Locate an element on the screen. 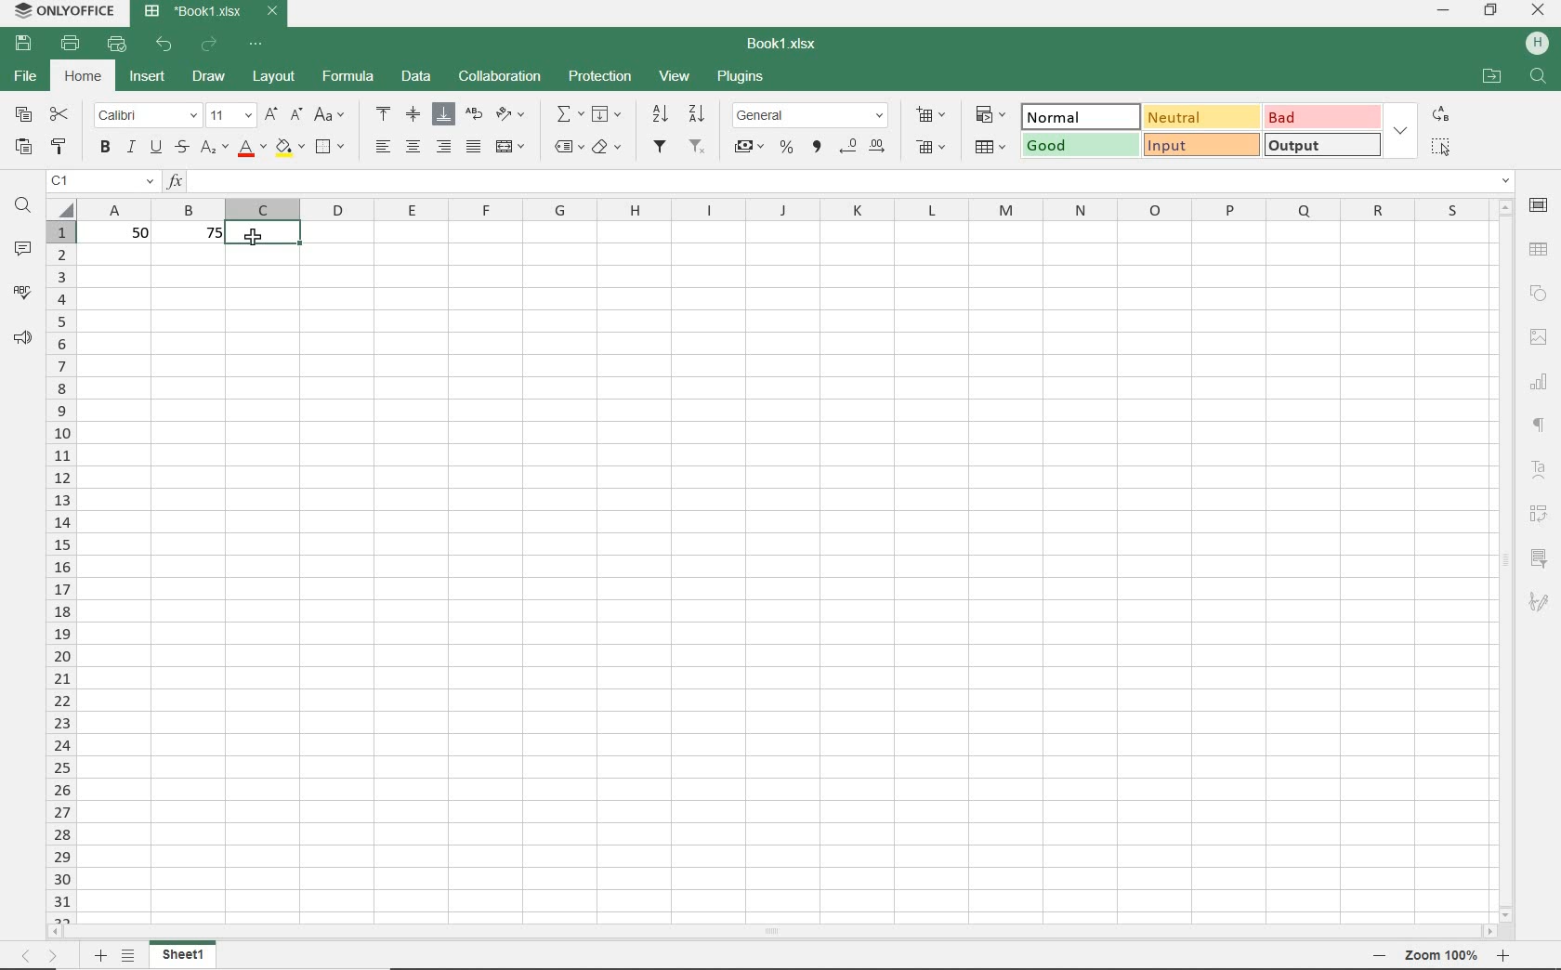 The image size is (1561, 970). 50 is located at coordinates (125, 233).